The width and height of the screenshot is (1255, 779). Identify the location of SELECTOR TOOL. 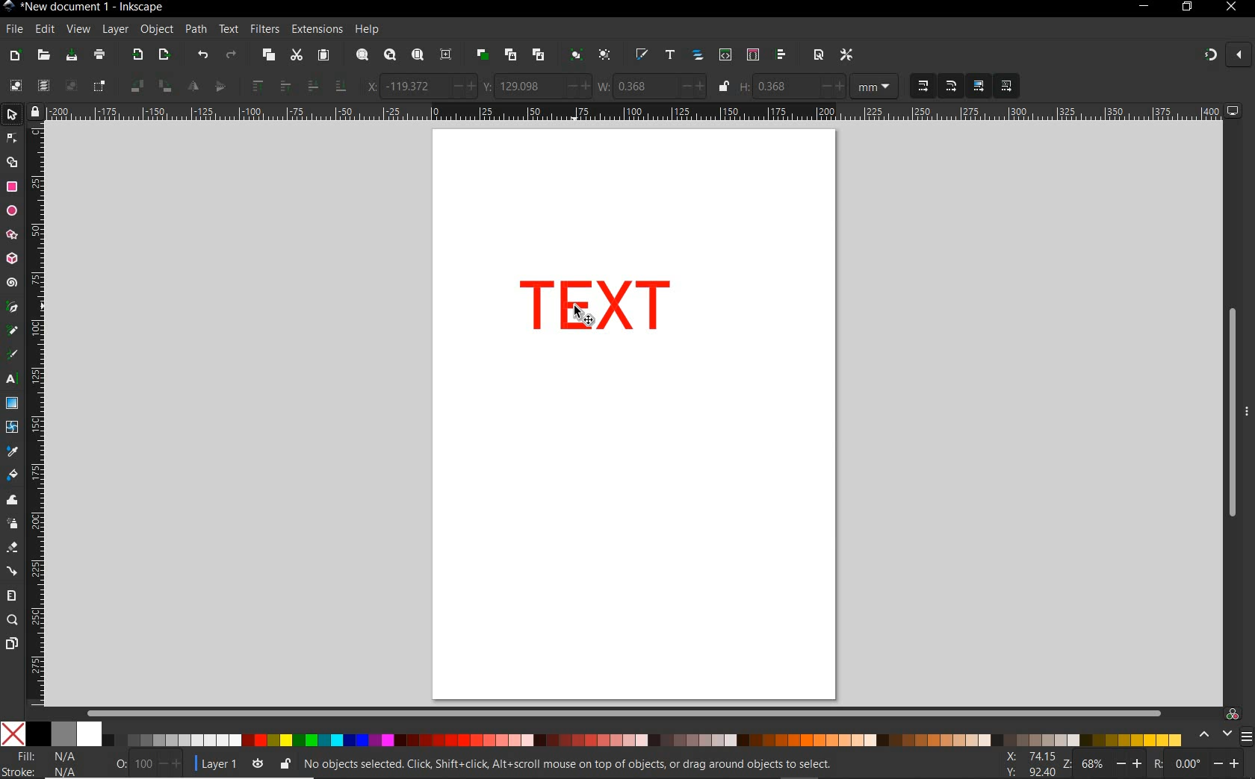
(13, 117).